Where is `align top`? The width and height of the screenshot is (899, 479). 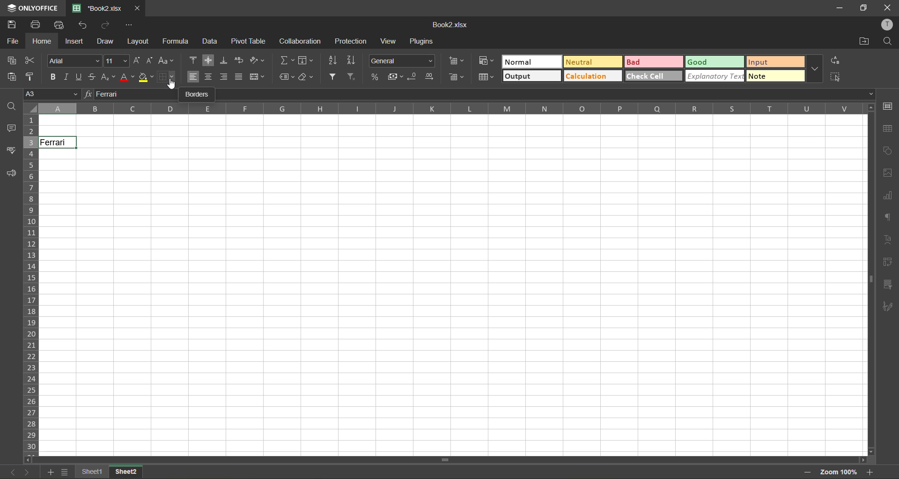 align top is located at coordinates (193, 60).